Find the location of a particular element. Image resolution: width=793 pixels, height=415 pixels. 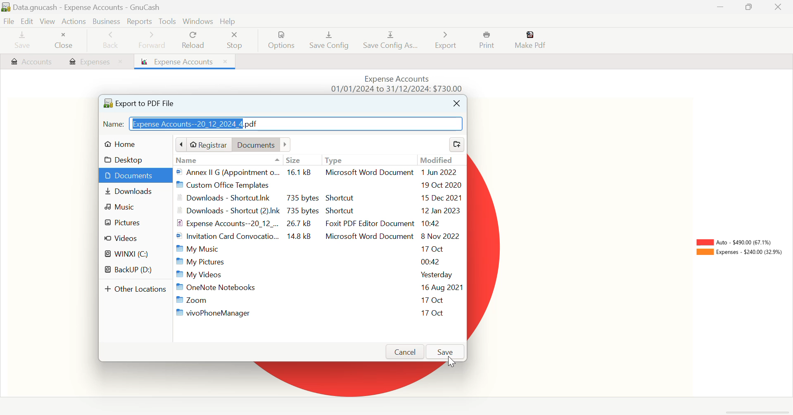

Back is located at coordinates (111, 41).